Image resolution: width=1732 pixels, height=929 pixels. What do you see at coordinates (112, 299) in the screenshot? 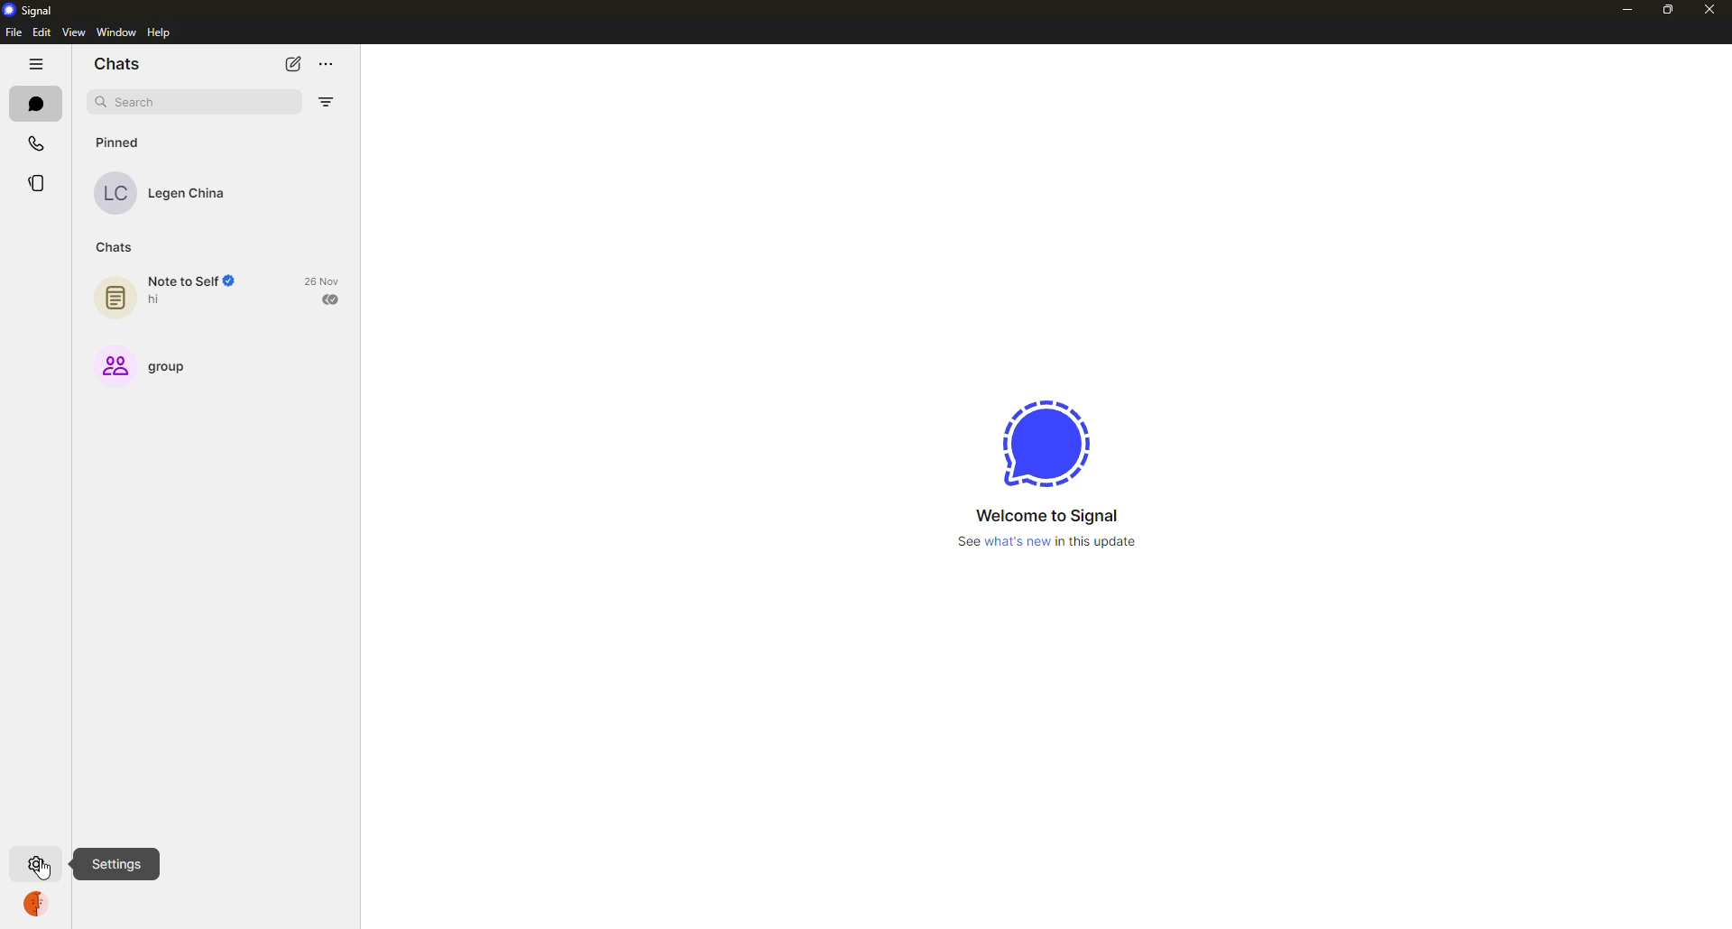
I see `Notes` at bounding box center [112, 299].